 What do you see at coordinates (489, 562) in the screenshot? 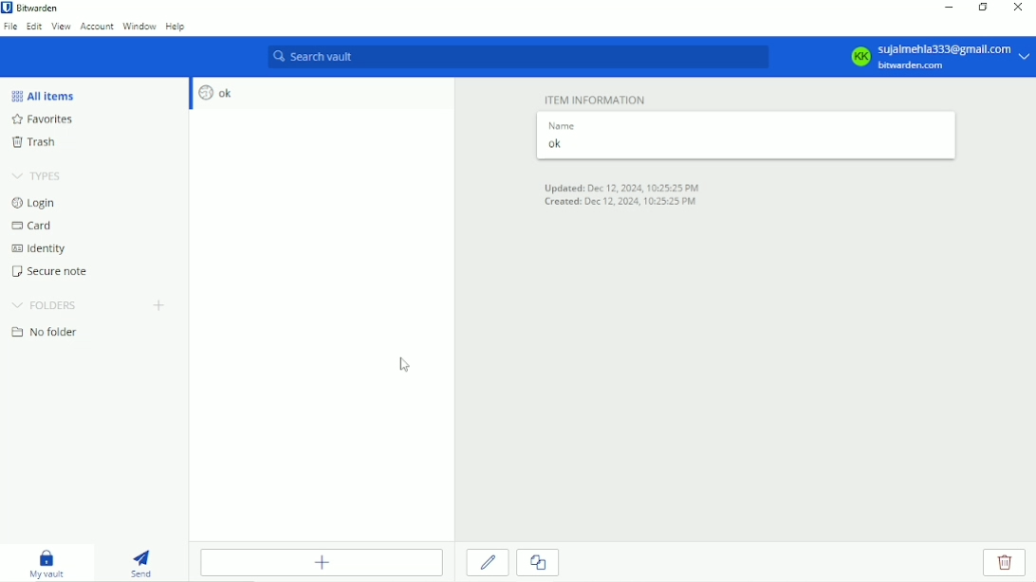
I see `Edit` at bounding box center [489, 562].